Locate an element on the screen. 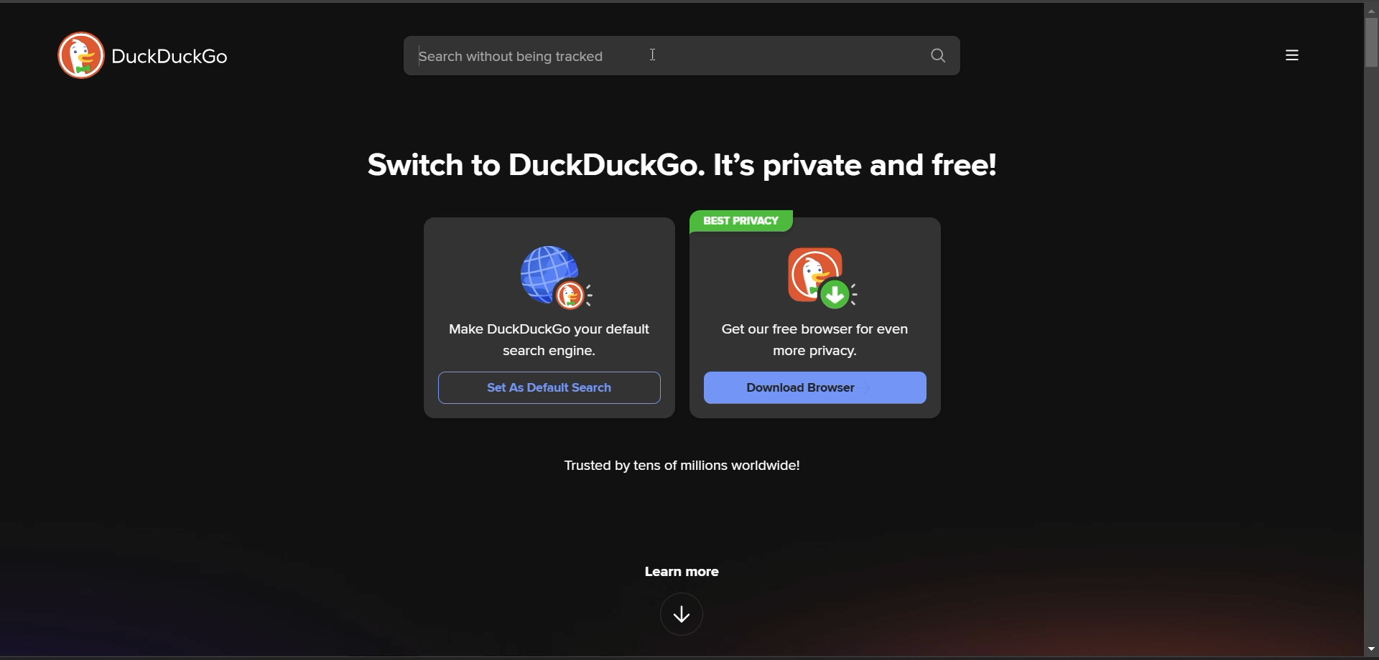 This screenshot has height=660, width=1379. search without being tracked is located at coordinates (659, 55).